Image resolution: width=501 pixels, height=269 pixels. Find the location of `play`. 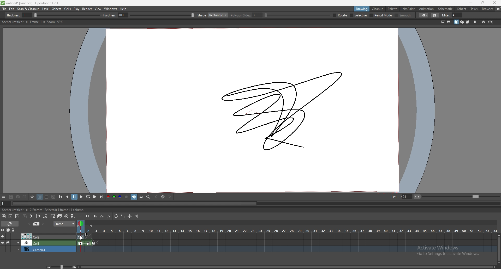

play is located at coordinates (82, 197).